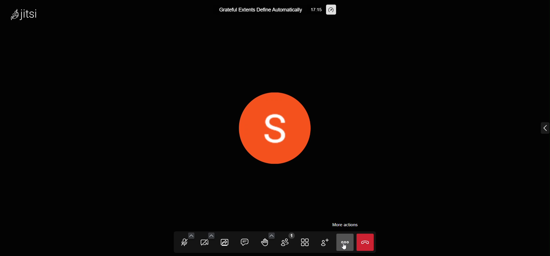 Image resolution: width=550 pixels, height=256 pixels. What do you see at coordinates (318, 10) in the screenshot?
I see `time` at bounding box center [318, 10].